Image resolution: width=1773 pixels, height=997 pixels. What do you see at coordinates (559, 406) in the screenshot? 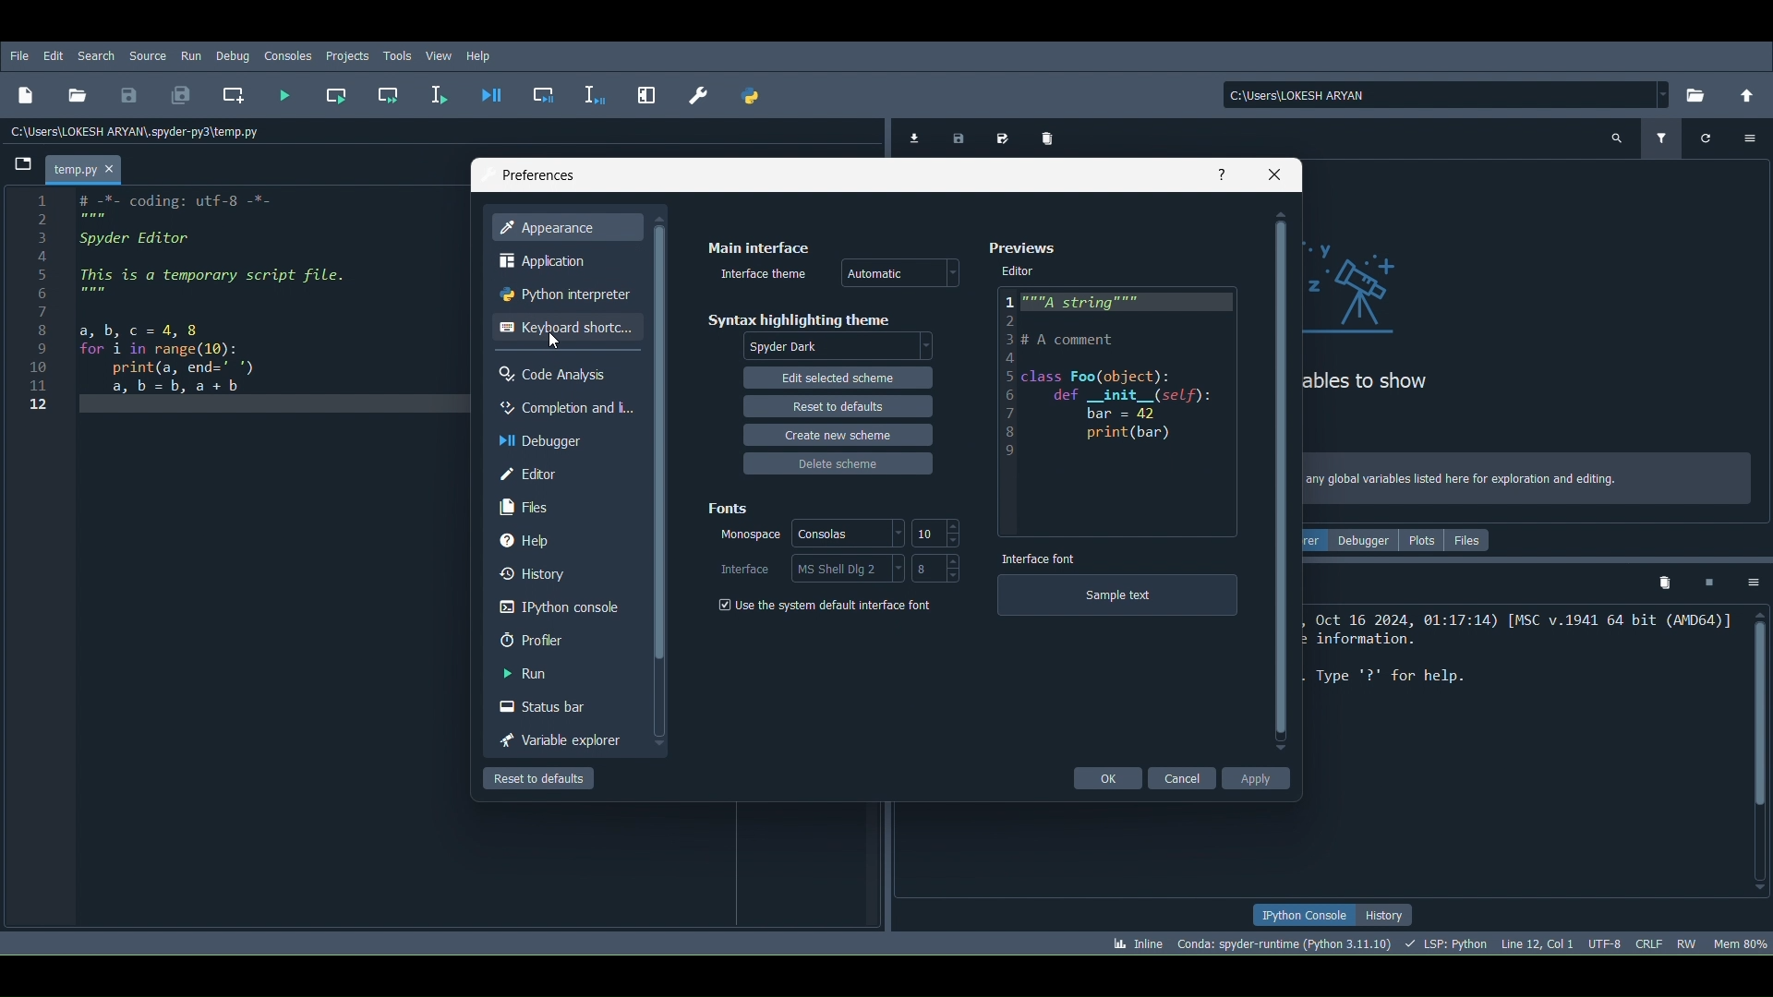
I see `Completion and linting` at bounding box center [559, 406].